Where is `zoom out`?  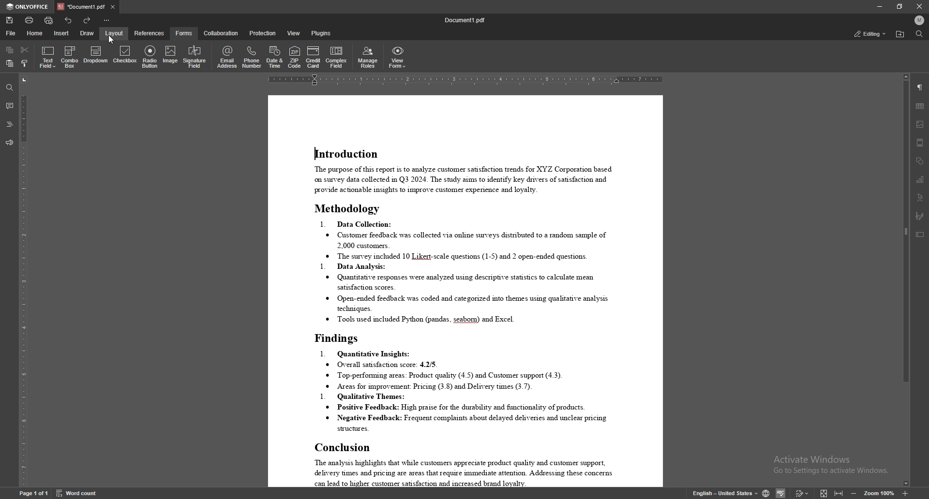 zoom out is located at coordinates (854, 494).